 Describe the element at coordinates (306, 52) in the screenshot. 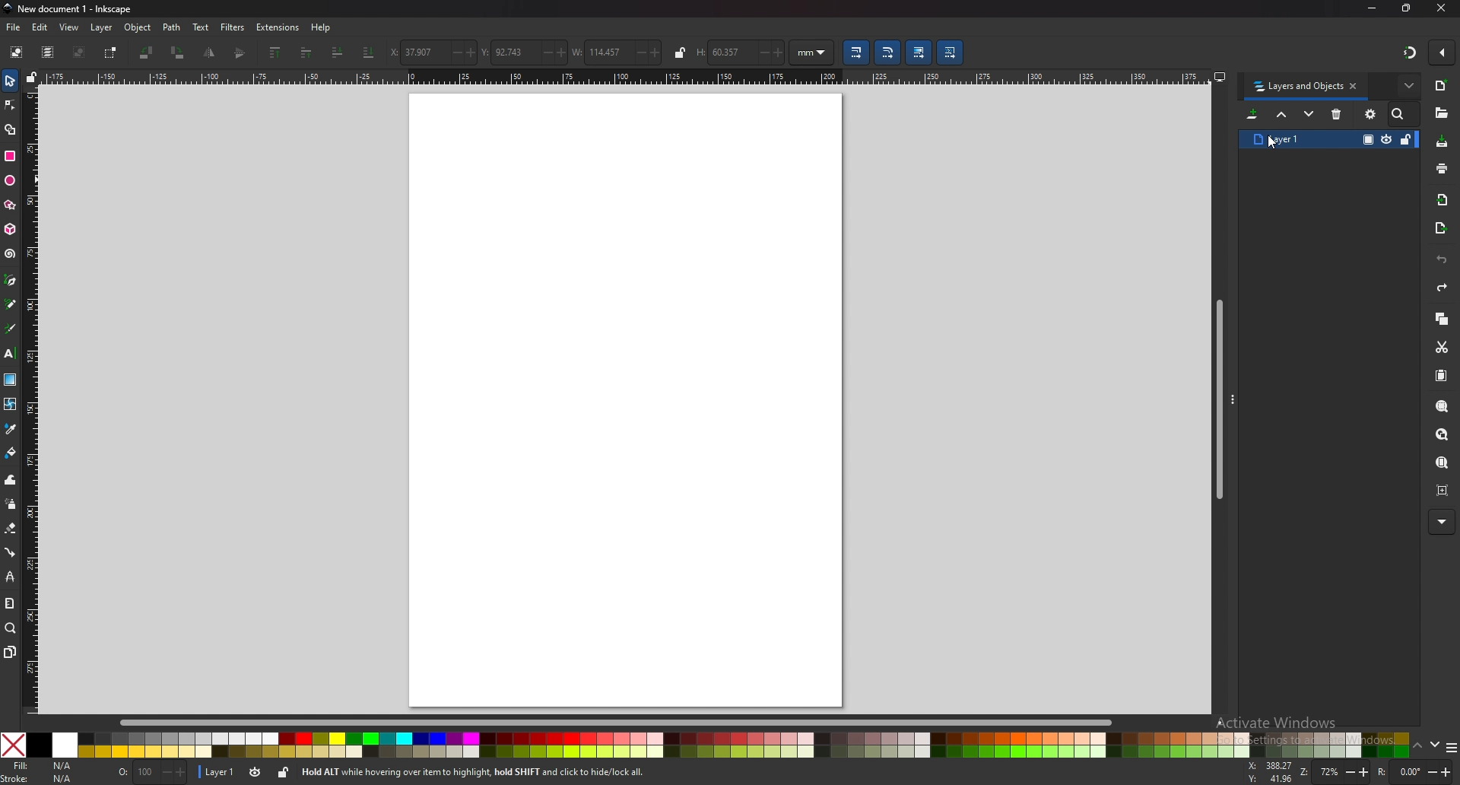

I see `raise one step` at that location.